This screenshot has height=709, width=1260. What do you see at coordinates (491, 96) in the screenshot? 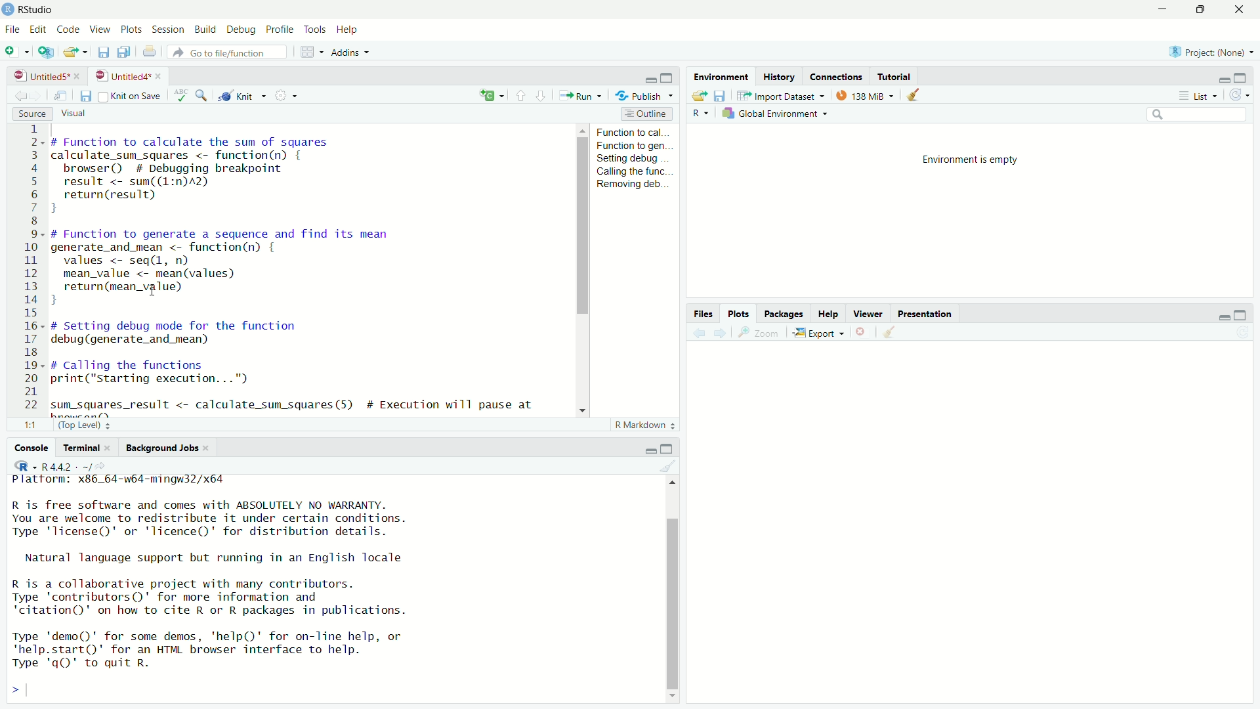
I see `c+` at bounding box center [491, 96].